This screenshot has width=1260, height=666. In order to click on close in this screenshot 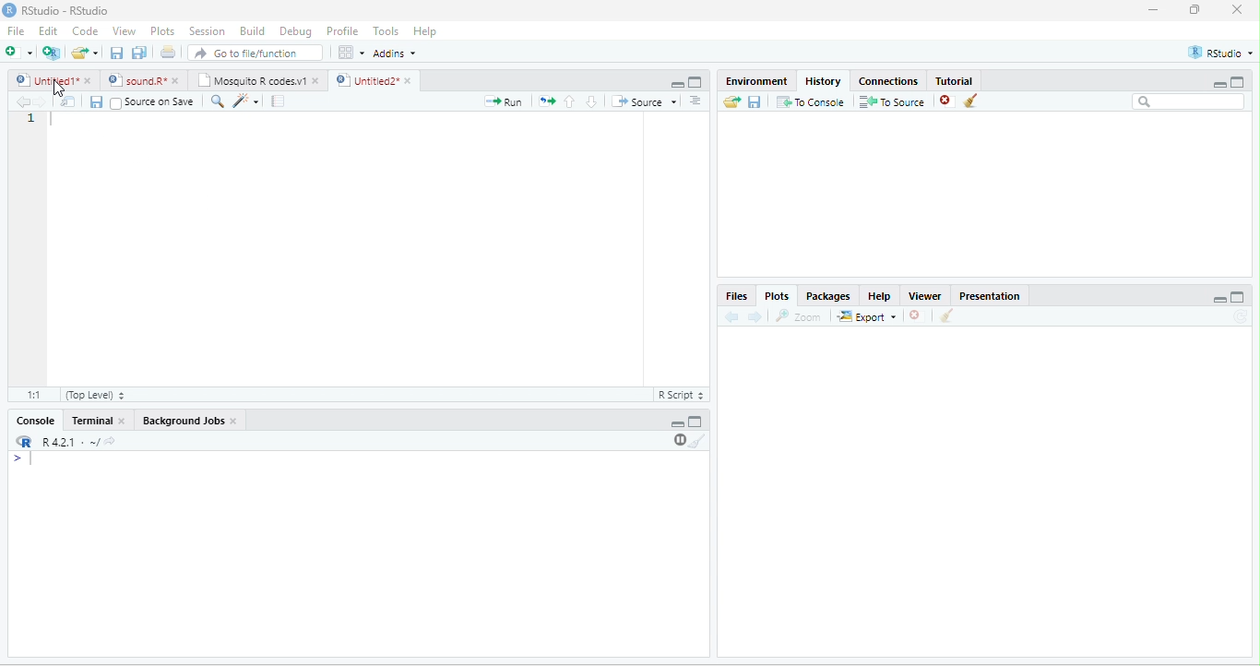, I will do `click(177, 81)`.